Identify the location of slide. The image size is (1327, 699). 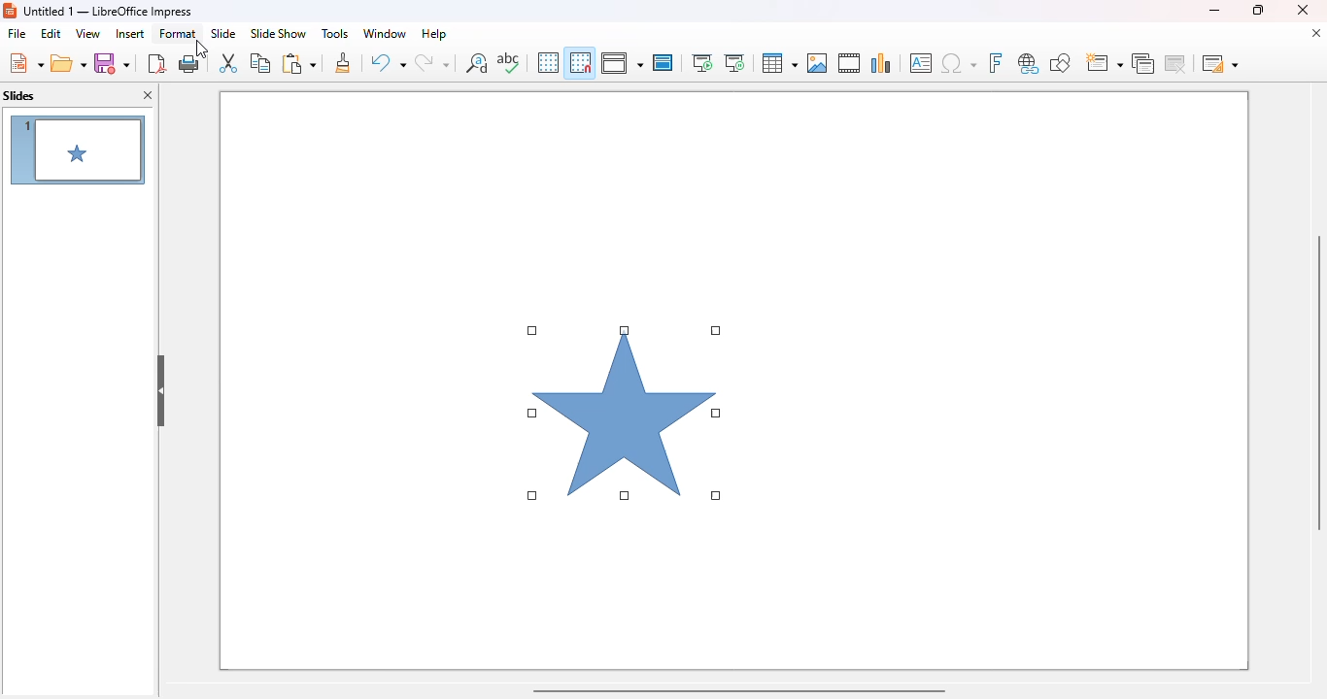
(222, 33).